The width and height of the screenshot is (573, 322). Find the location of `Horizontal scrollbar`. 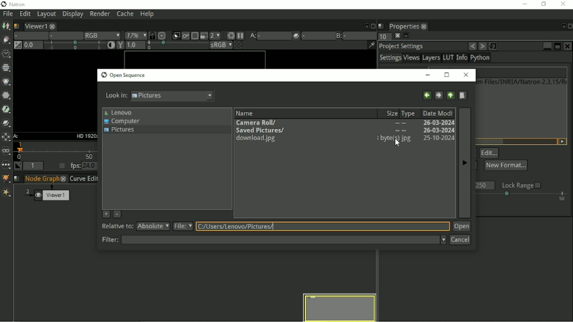

Horizontal scrollbar is located at coordinates (486, 141).